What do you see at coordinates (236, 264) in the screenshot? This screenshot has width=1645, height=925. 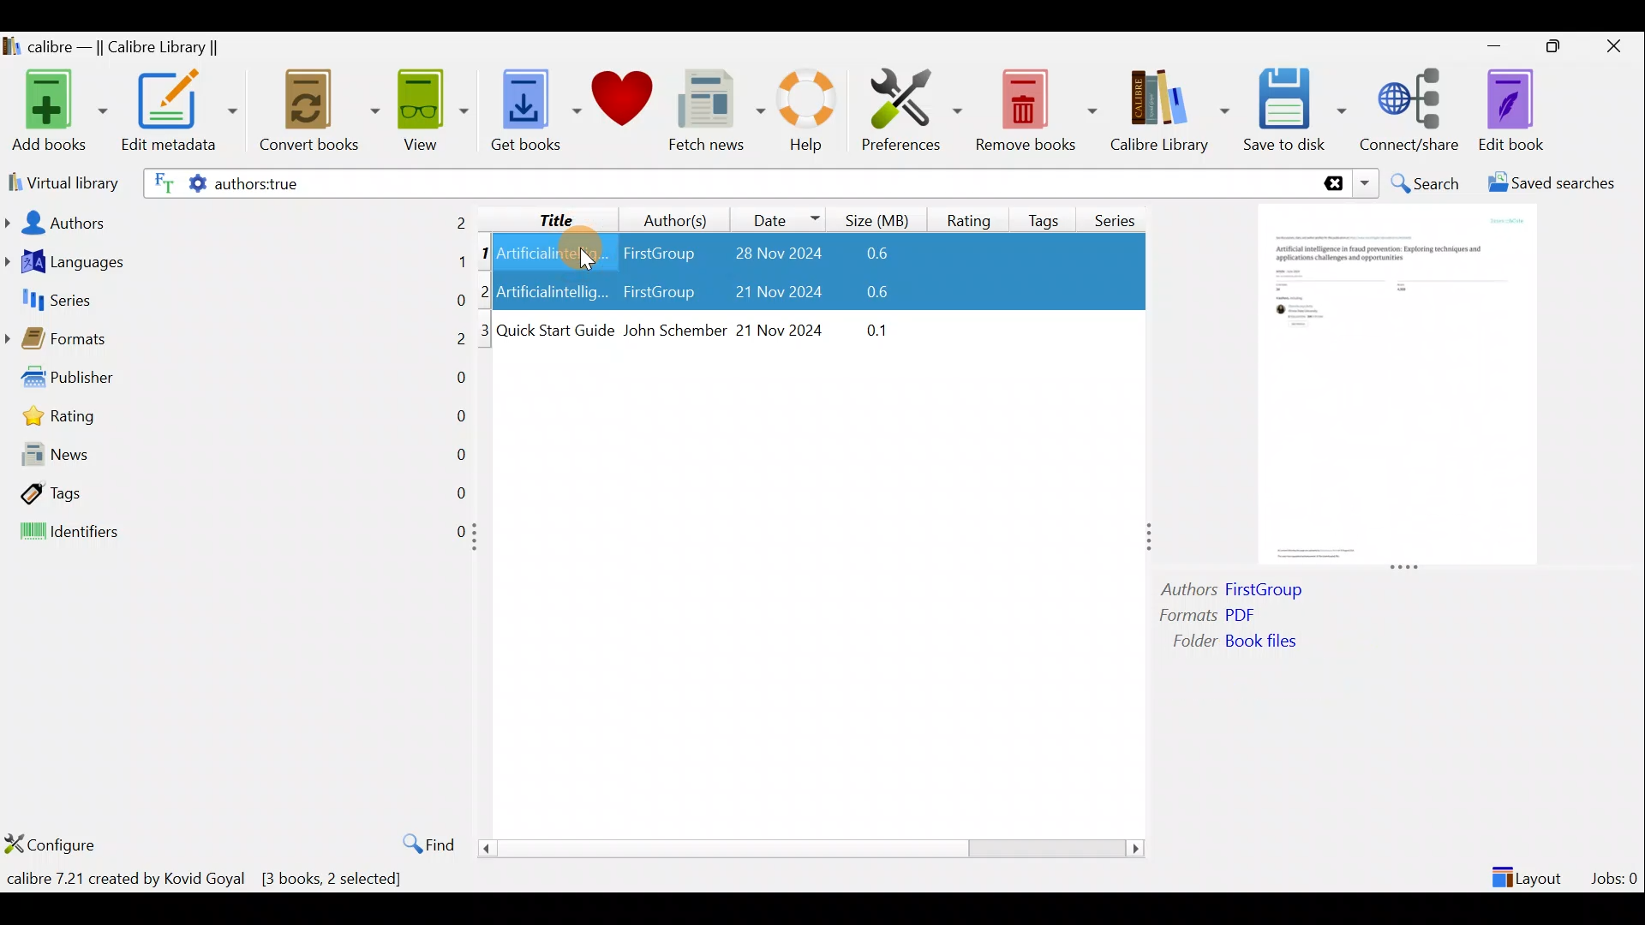 I see `Languages` at bounding box center [236, 264].